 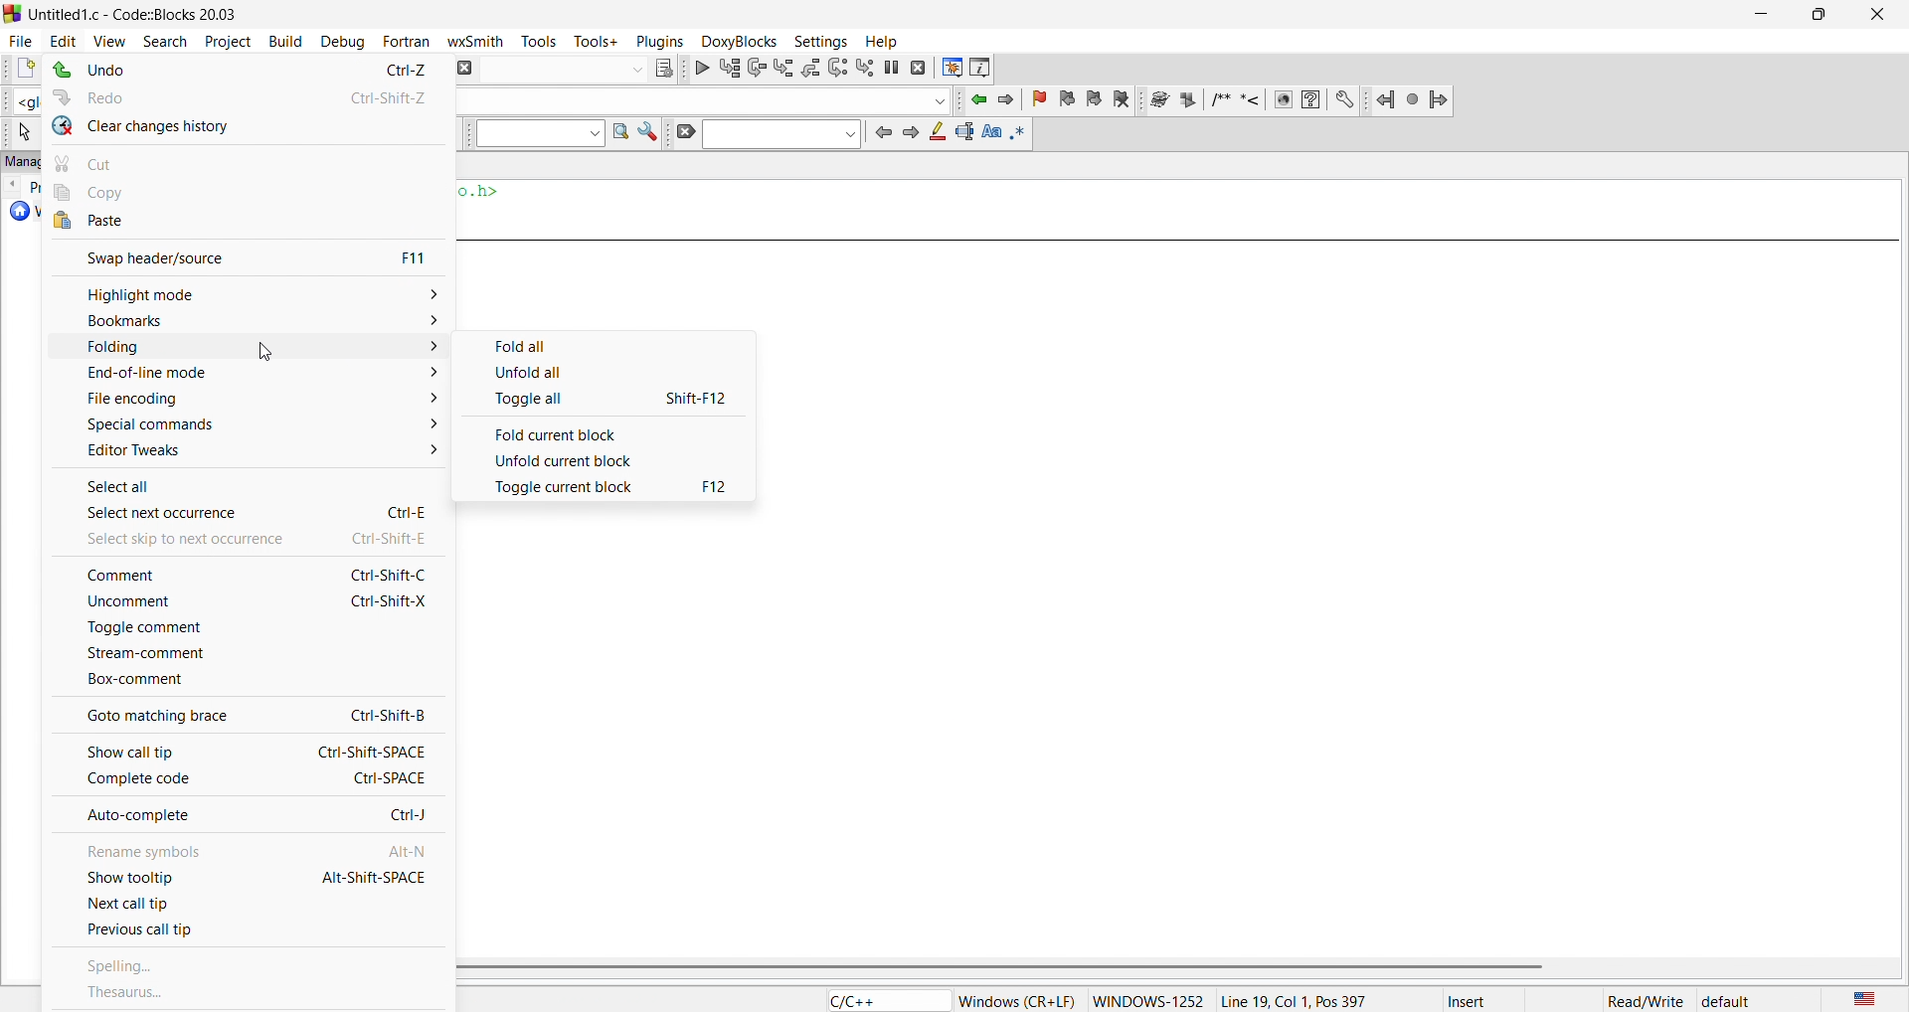 I want to click on comment, so click(x=243, y=574).